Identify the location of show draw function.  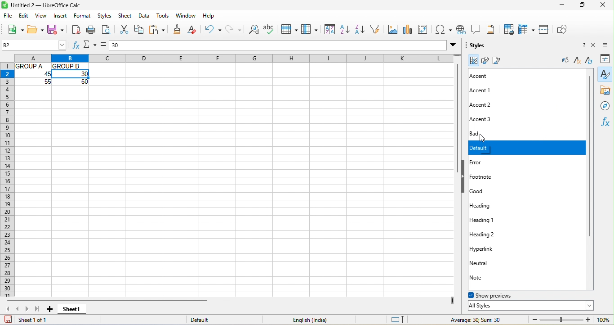
(563, 29).